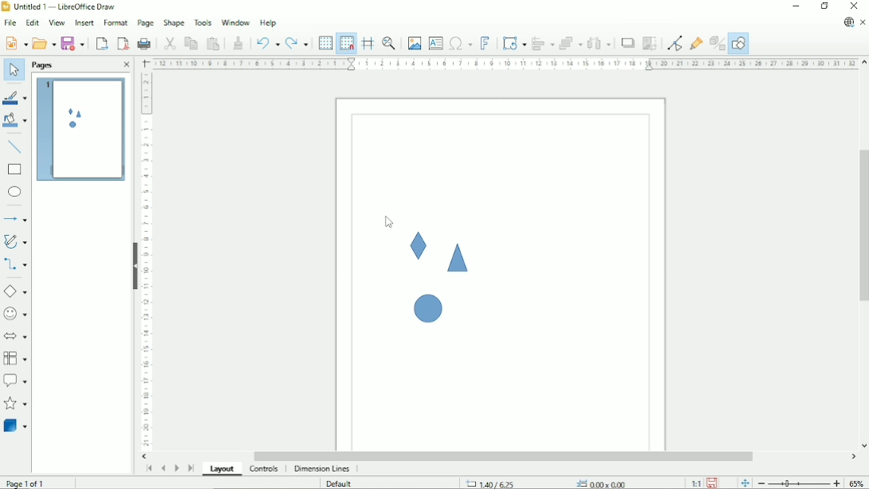 The image size is (869, 489). Describe the element at coordinates (191, 468) in the screenshot. I see `Scroll to last page` at that location.